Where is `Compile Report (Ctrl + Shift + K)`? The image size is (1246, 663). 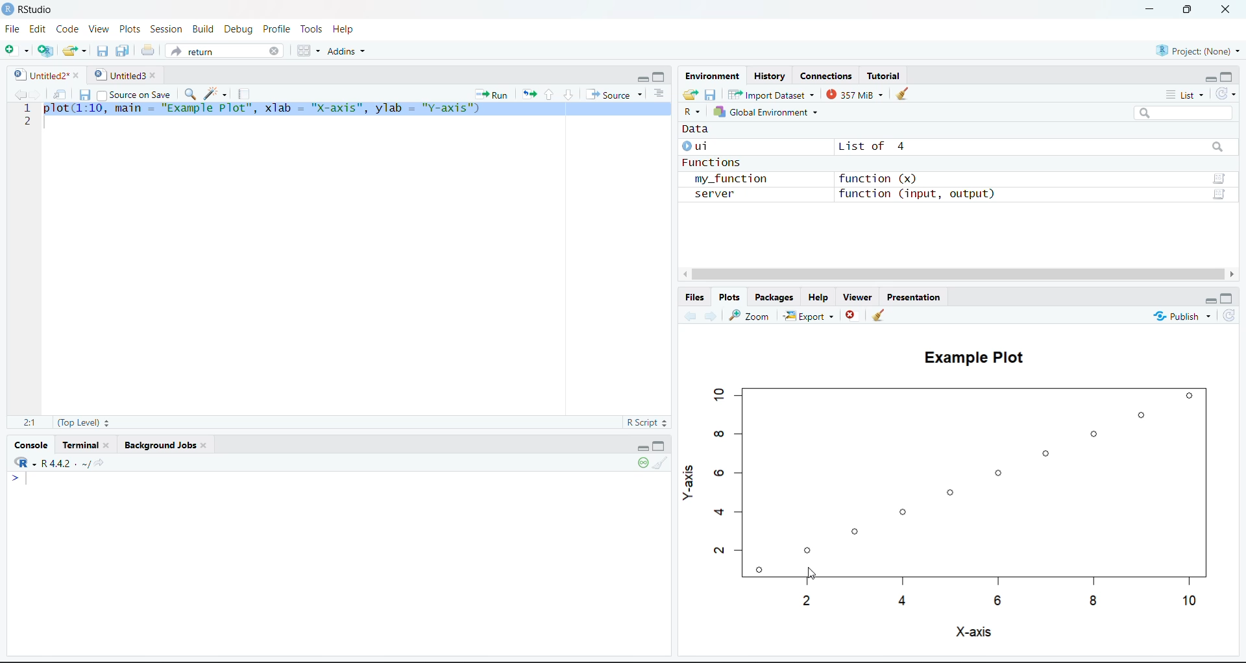
Compile Report (Ctrl + Shift + K) is located at coordinates (247, 93).